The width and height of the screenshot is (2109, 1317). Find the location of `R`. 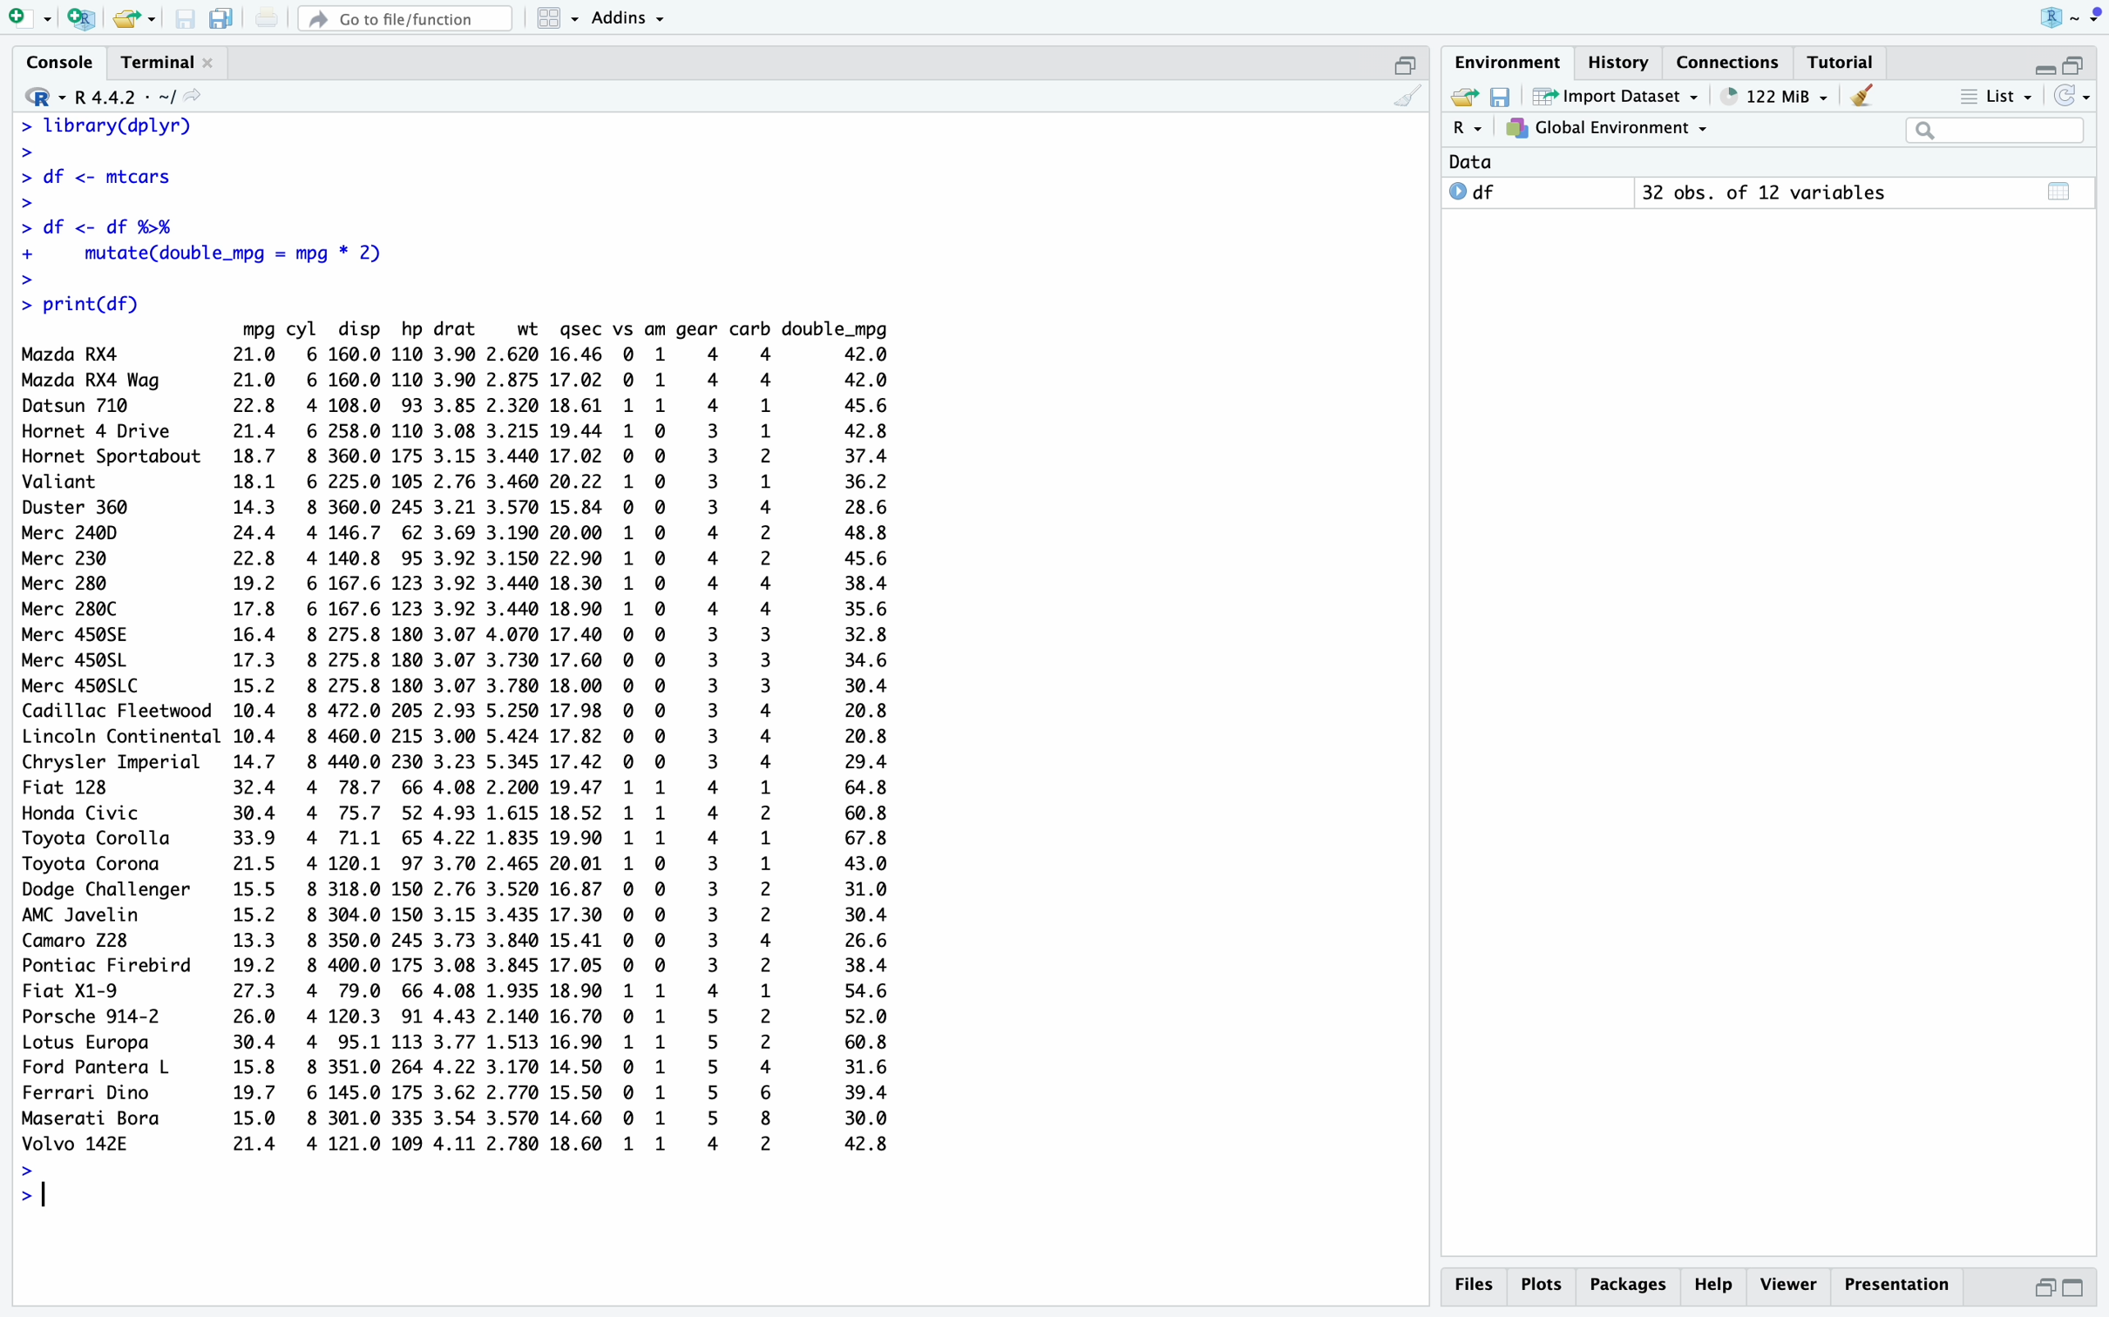

R is located at coordinates (1470, 127).